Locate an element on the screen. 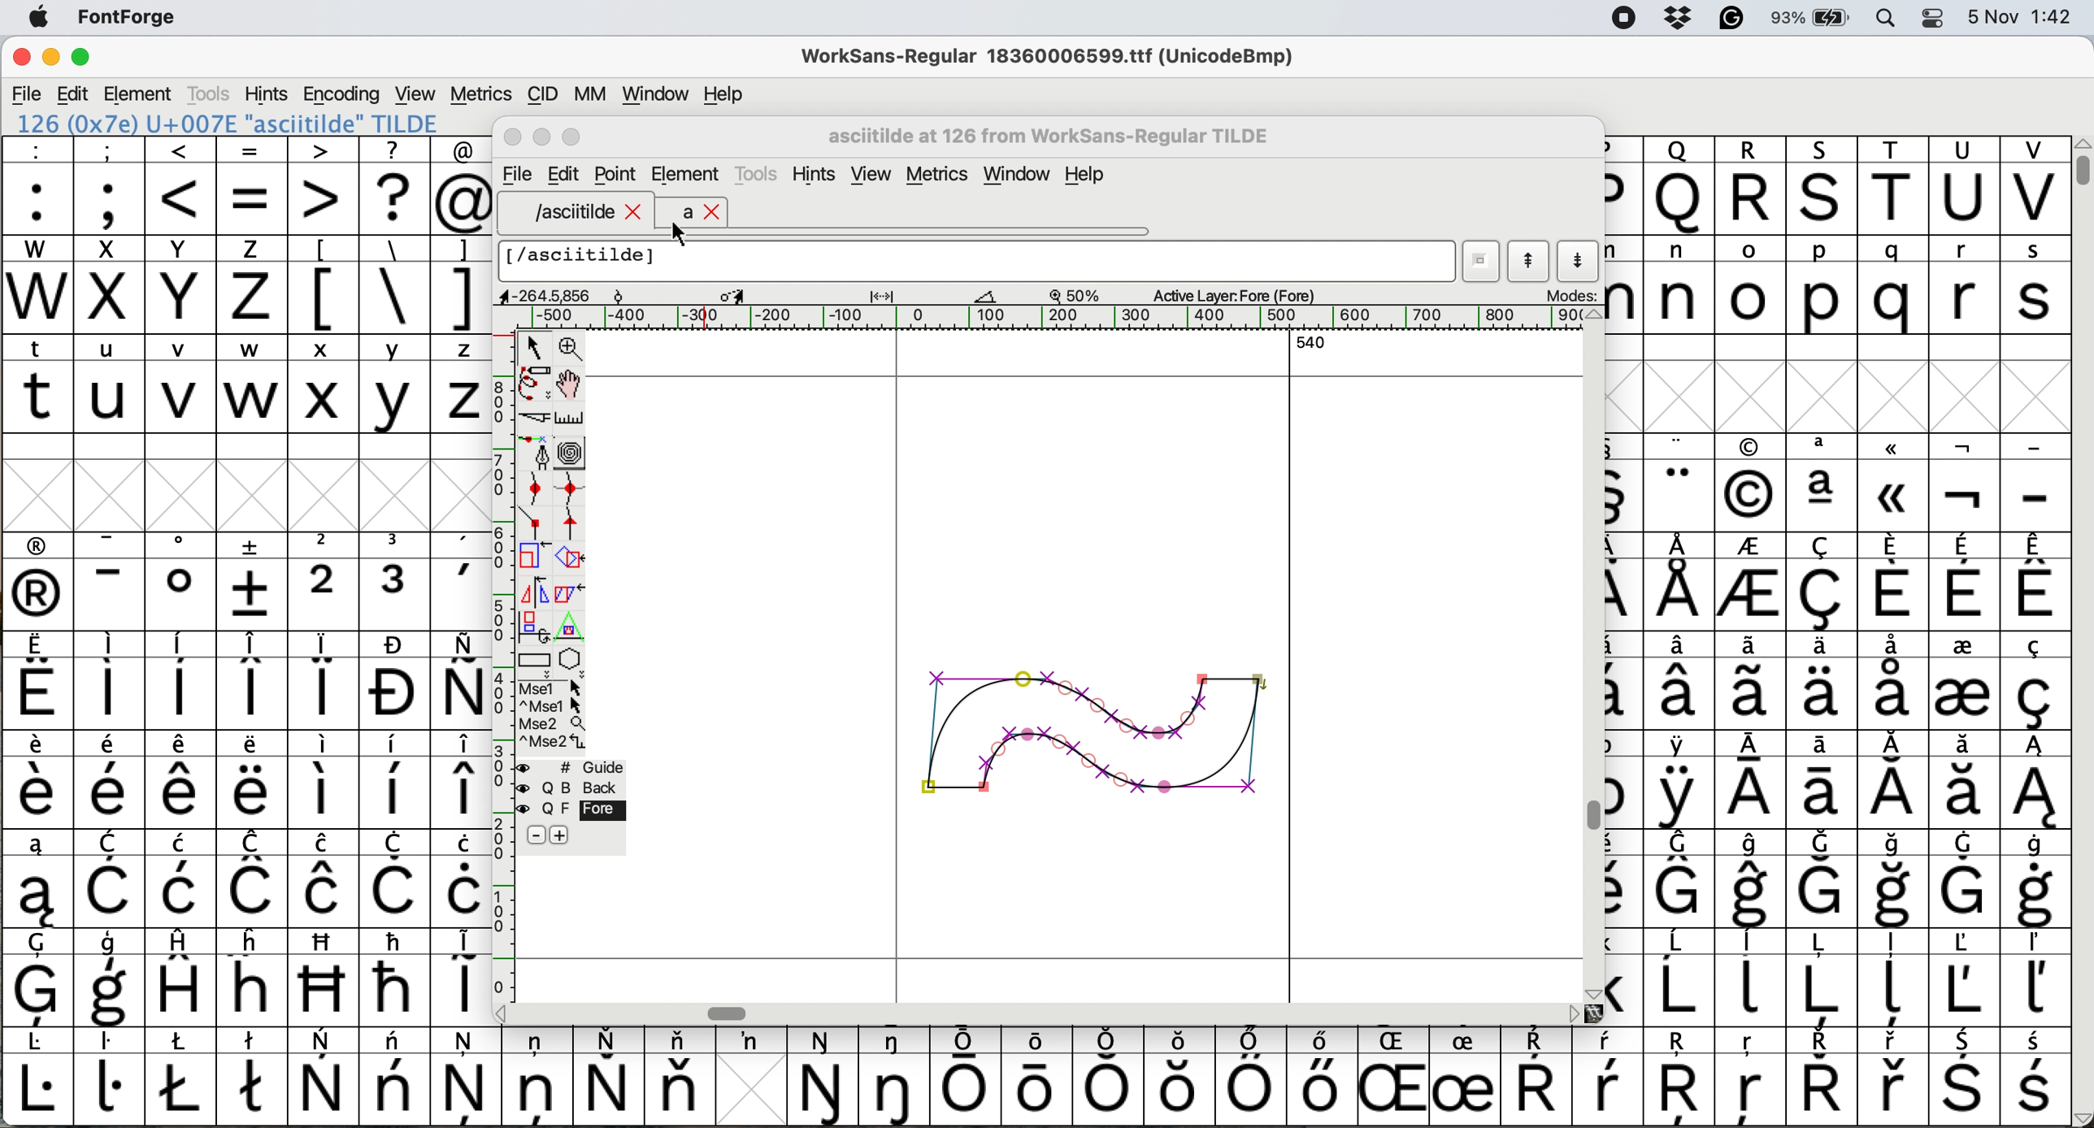 This screenshot has width=2094, height=1128.  is located at coordinates (1749, 484).